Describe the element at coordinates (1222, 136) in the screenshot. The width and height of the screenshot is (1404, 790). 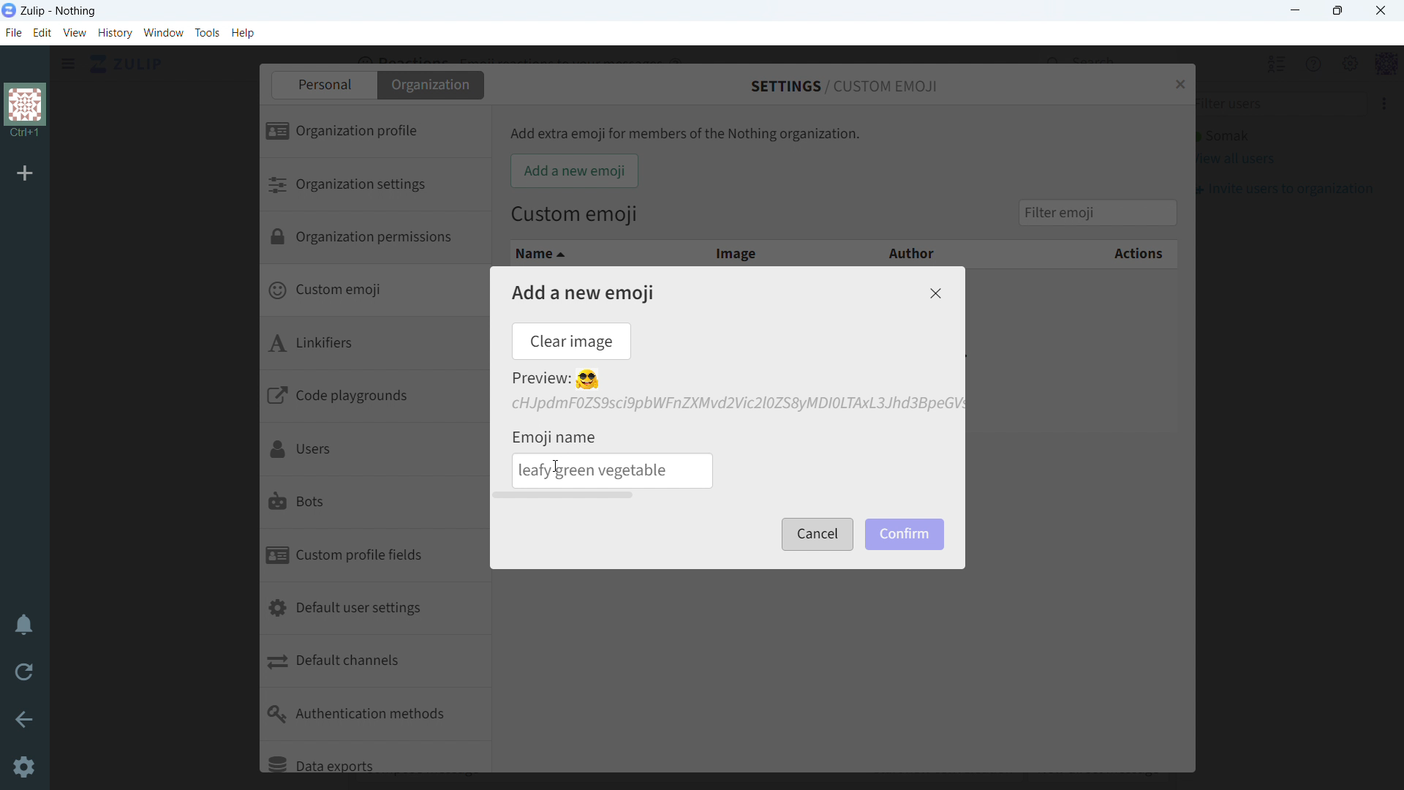
I see `active user` at that location.